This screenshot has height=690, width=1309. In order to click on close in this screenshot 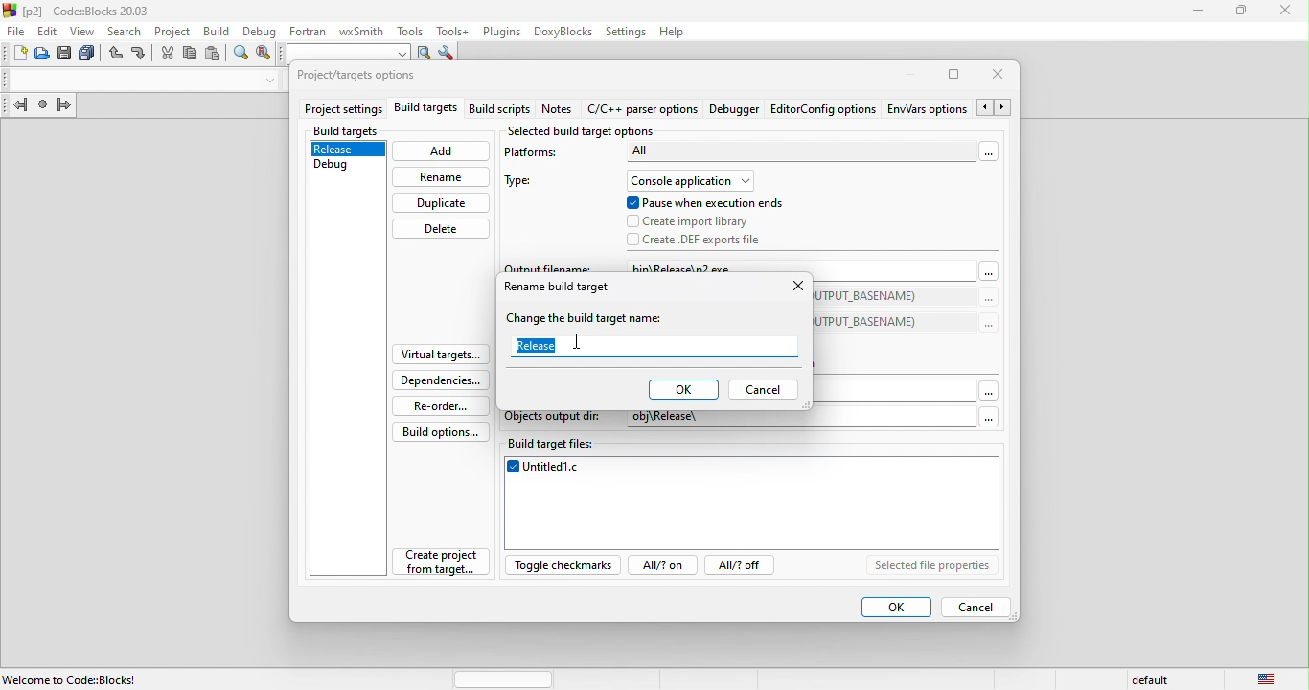, I will do `click(1003, 76)`.